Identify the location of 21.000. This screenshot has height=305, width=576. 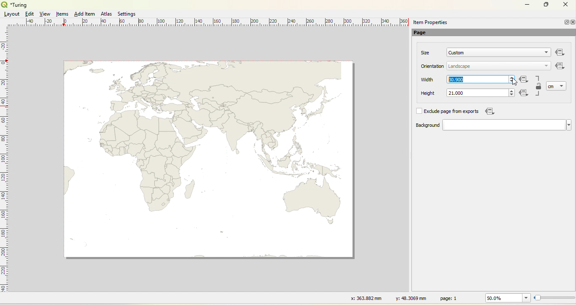
(456, 93).